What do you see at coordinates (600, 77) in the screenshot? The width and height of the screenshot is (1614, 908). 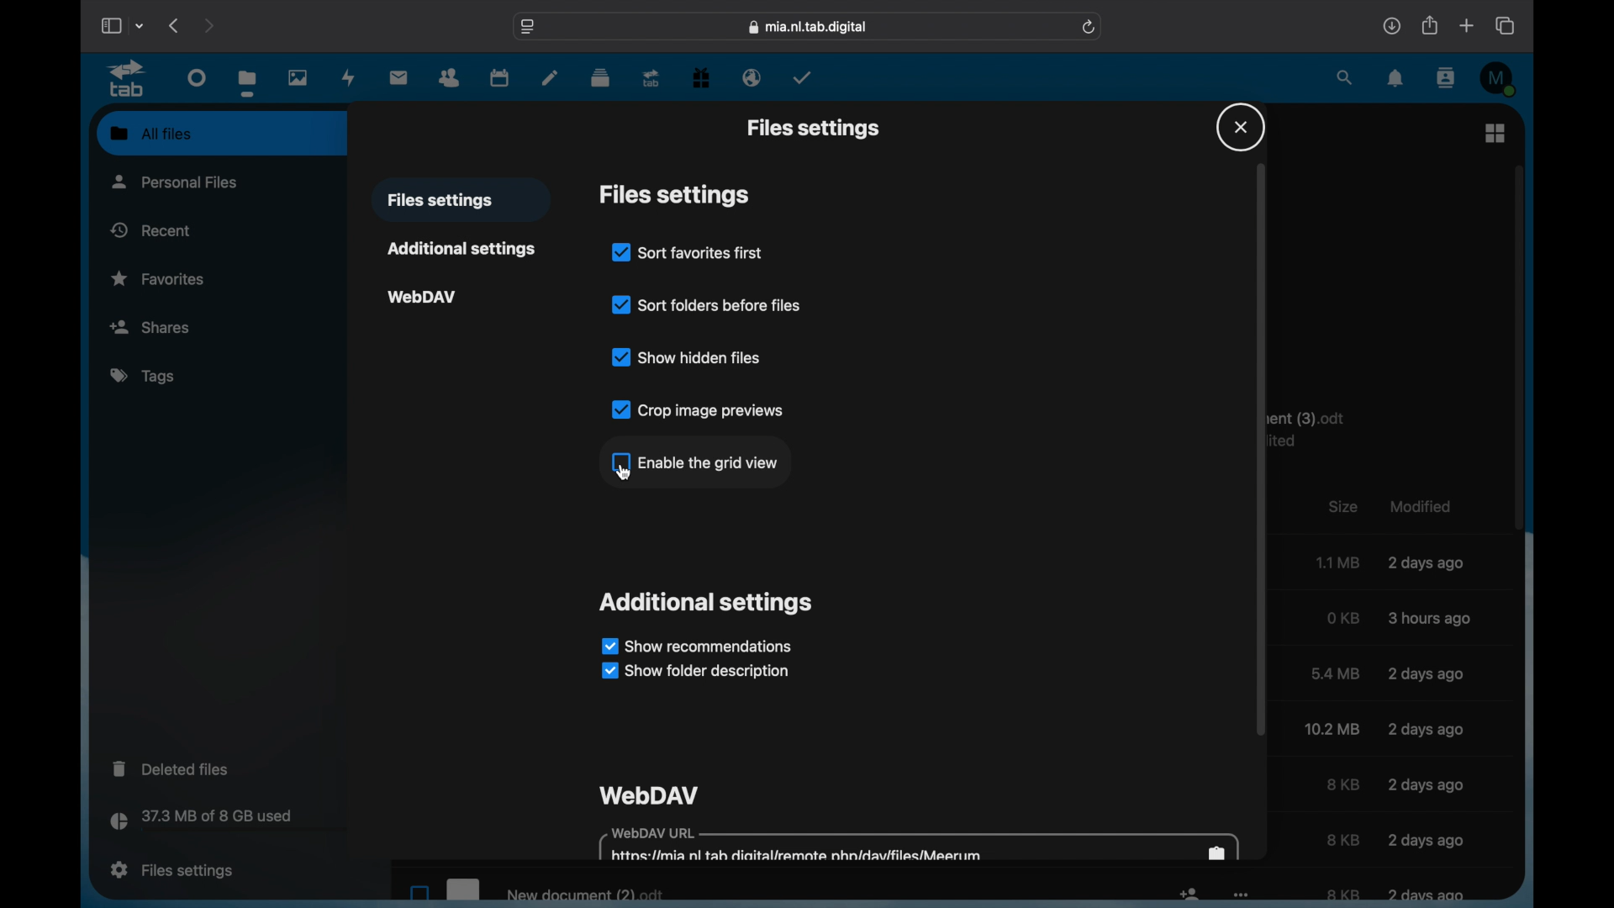 I see `deck` at bounding box center [600, 77].